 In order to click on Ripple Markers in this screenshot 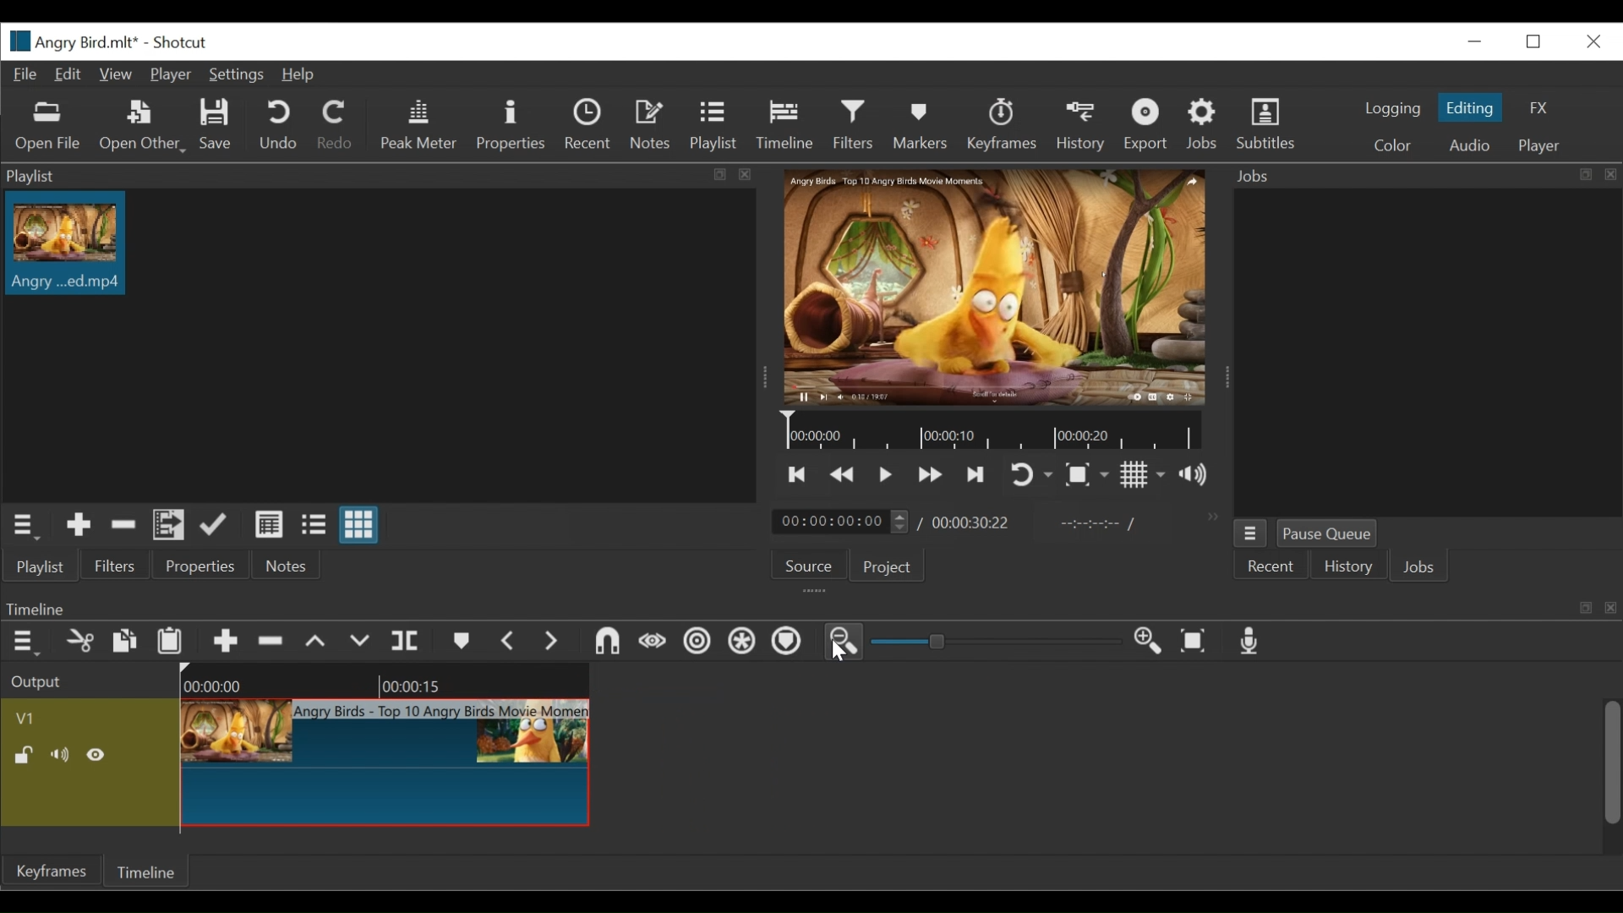, I will do `click(790, 643)`.